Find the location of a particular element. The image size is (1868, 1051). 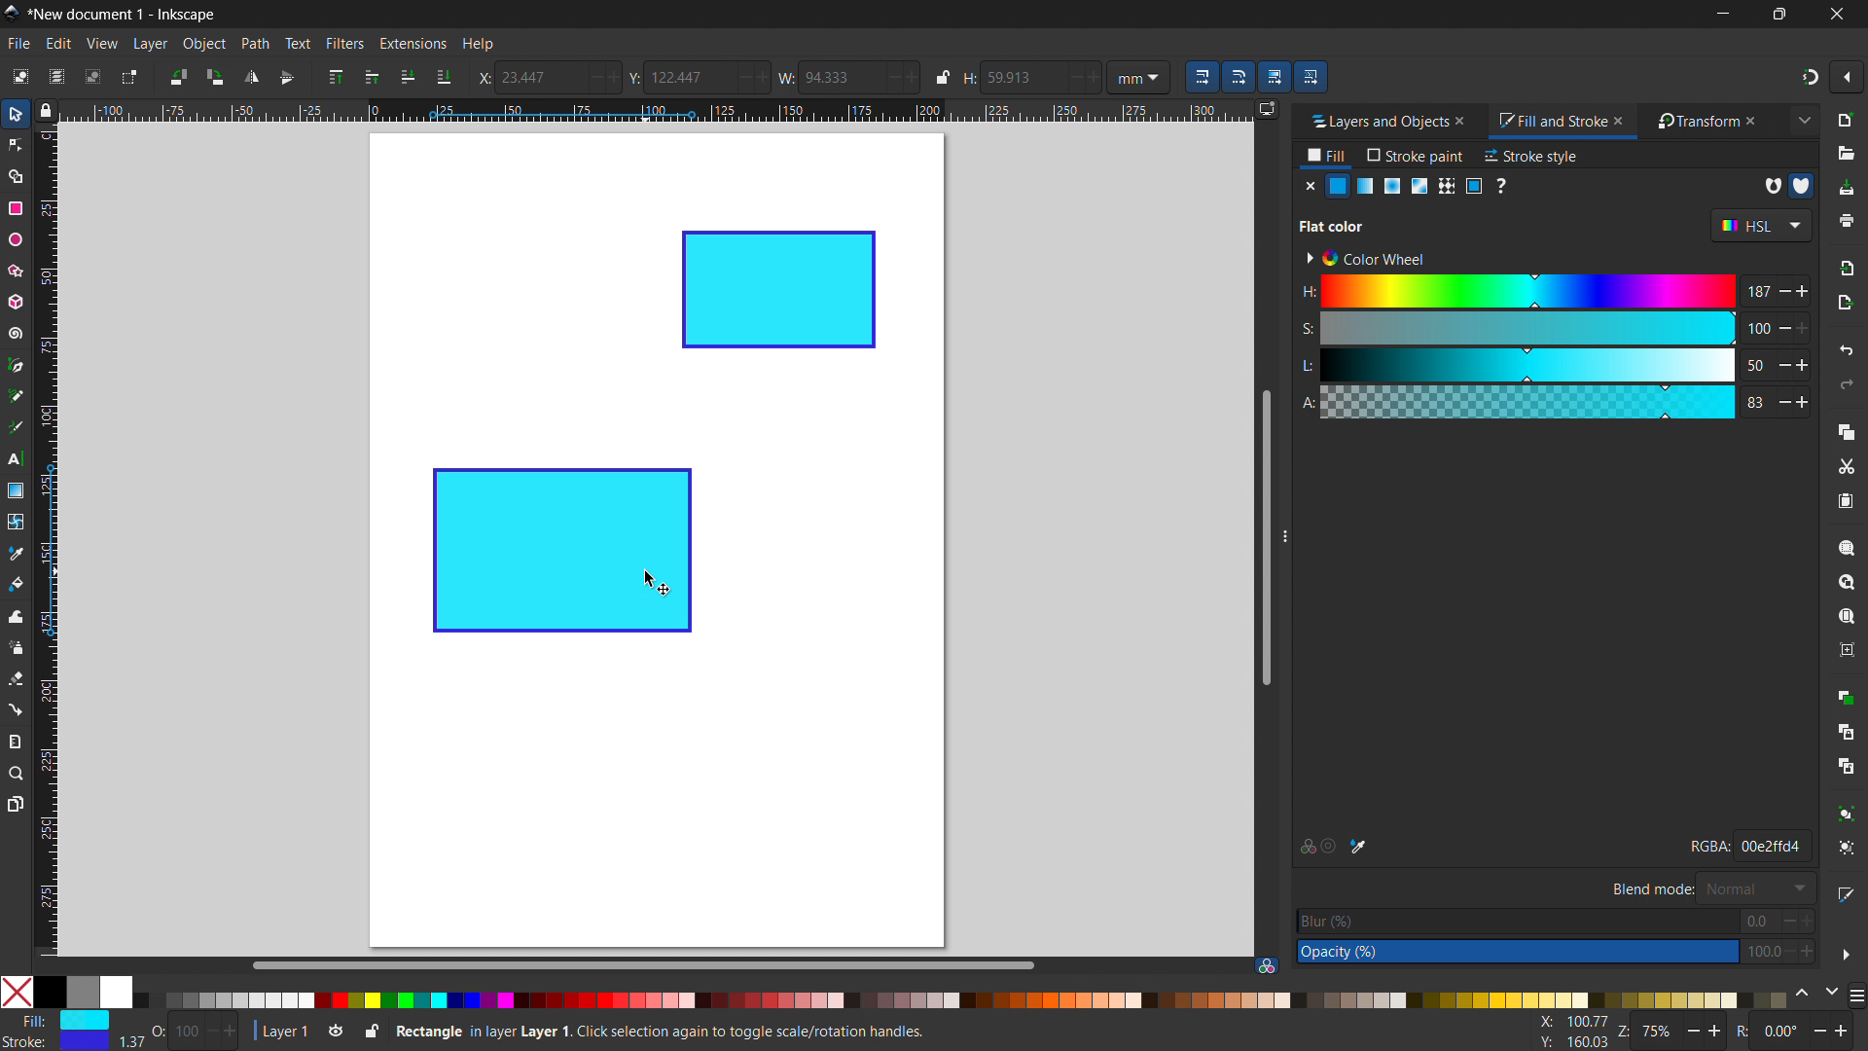

select all is located at coordinates (18, 76).